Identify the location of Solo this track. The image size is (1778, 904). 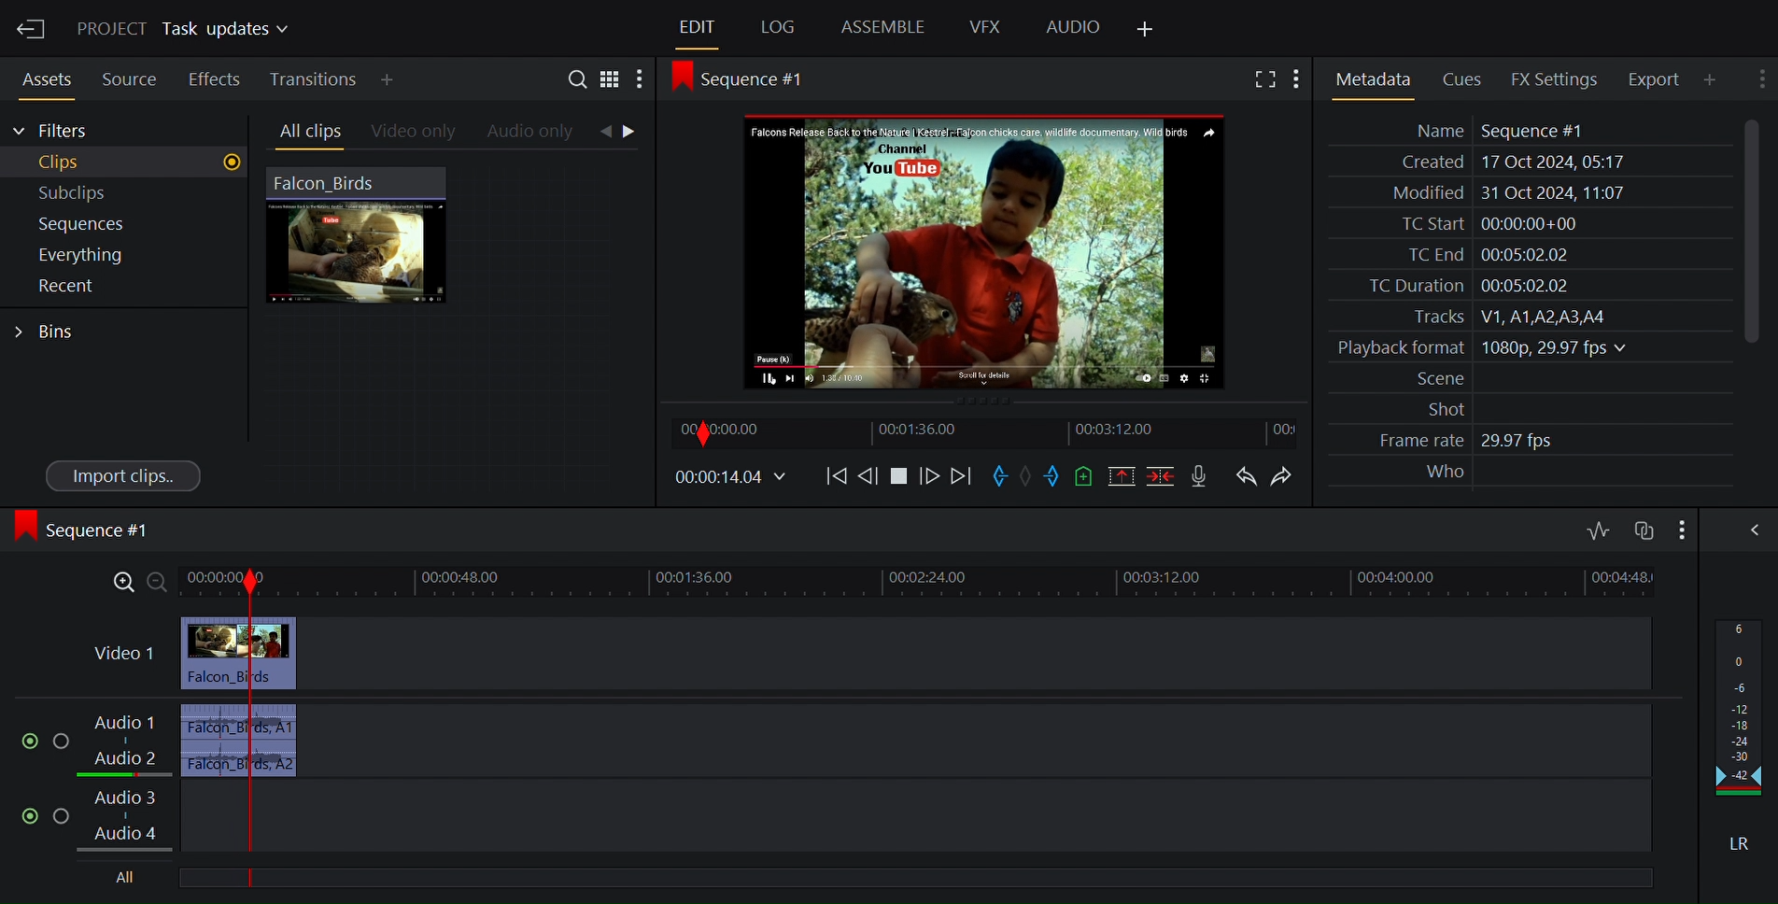
(62, 736).